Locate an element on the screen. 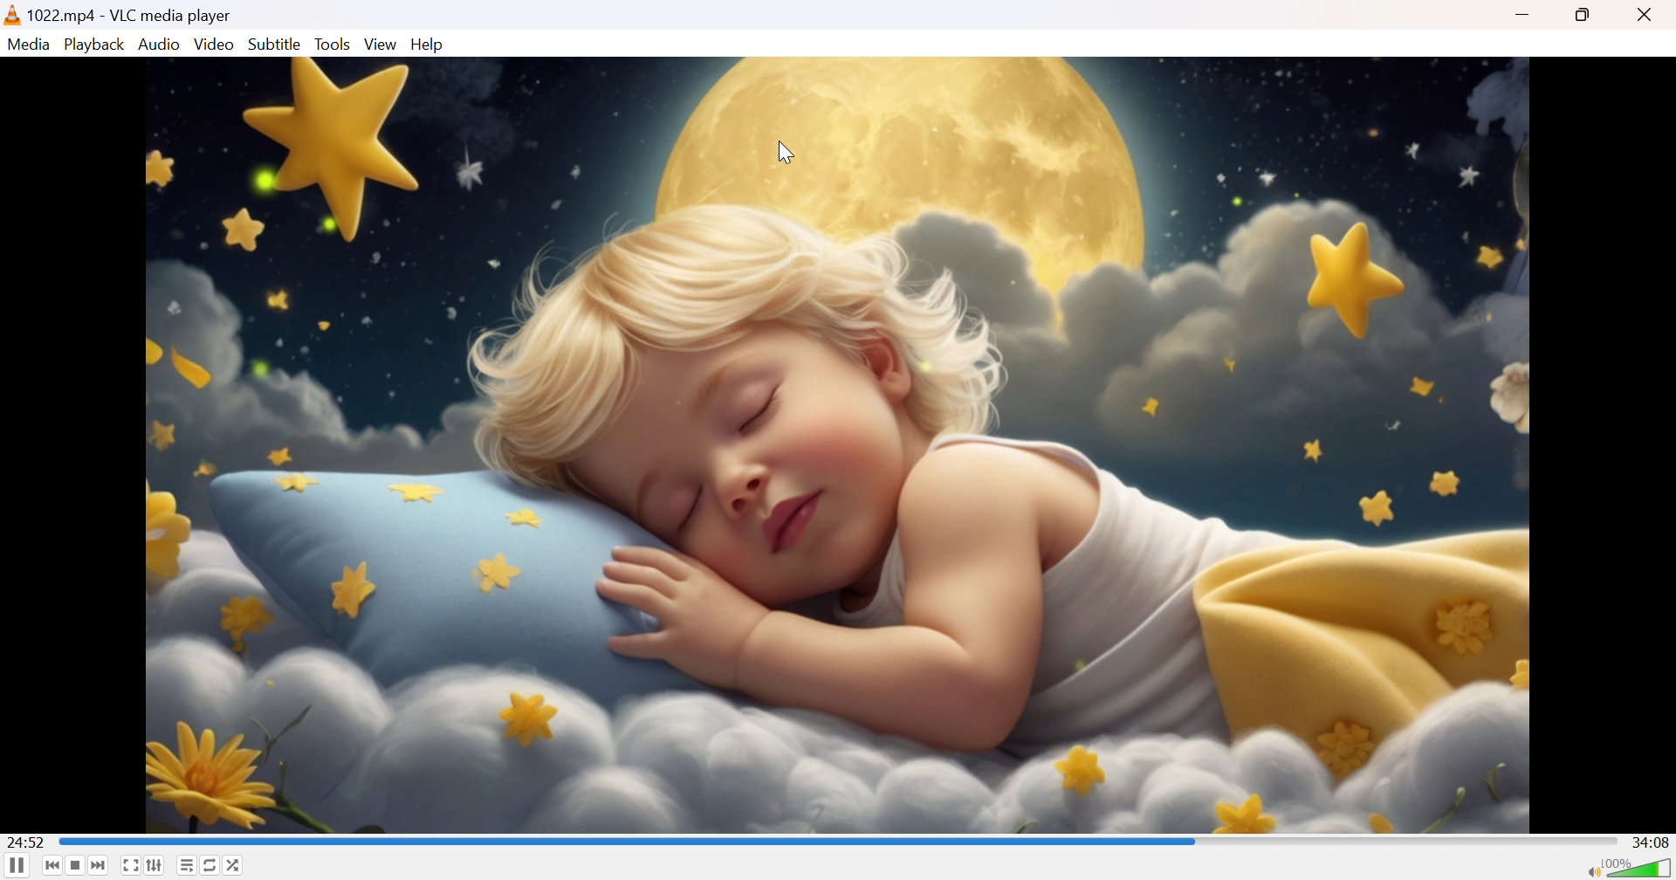 Image resolution: width=1676 pixels, height=880 pixels. 24:52 is located at coordinates (26, 842).